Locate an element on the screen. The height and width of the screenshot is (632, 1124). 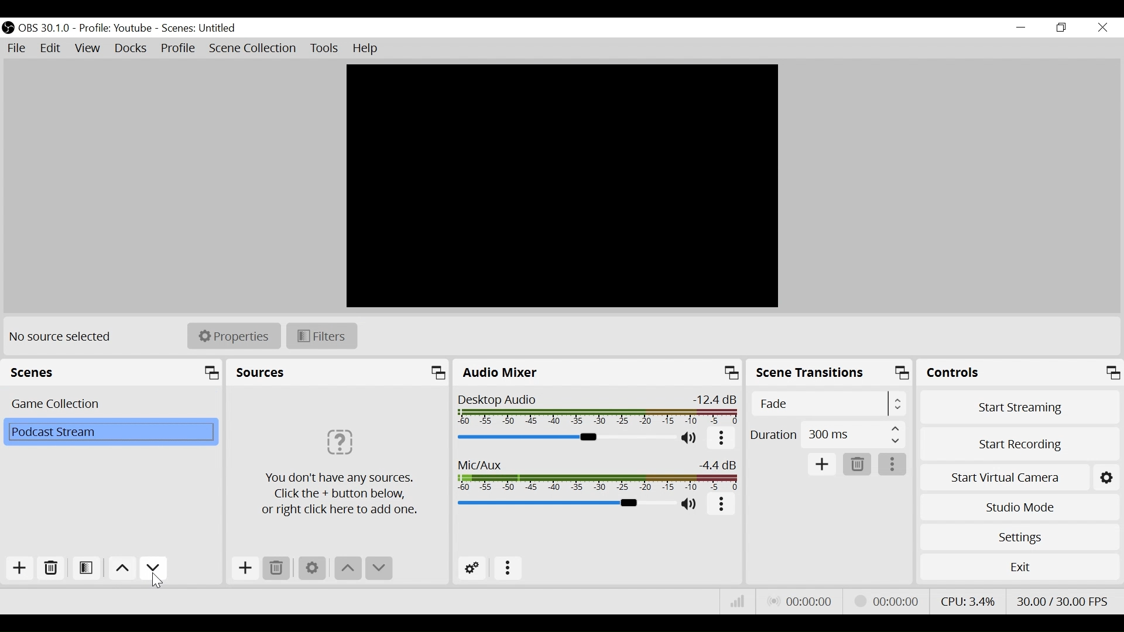
CPU Usage is located at coordinates (967, 599).